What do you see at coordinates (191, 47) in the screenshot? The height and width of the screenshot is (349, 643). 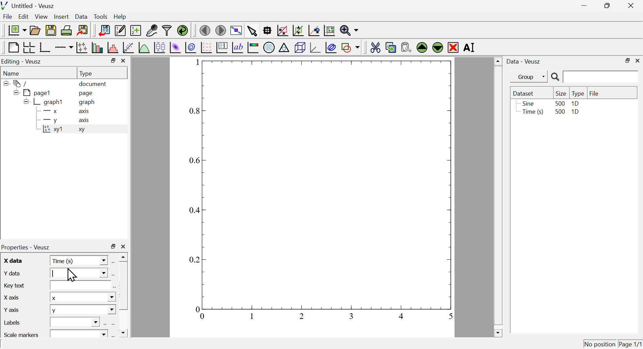 I see `plot a 2d dataset as contours` at bounding box center [191, 47].